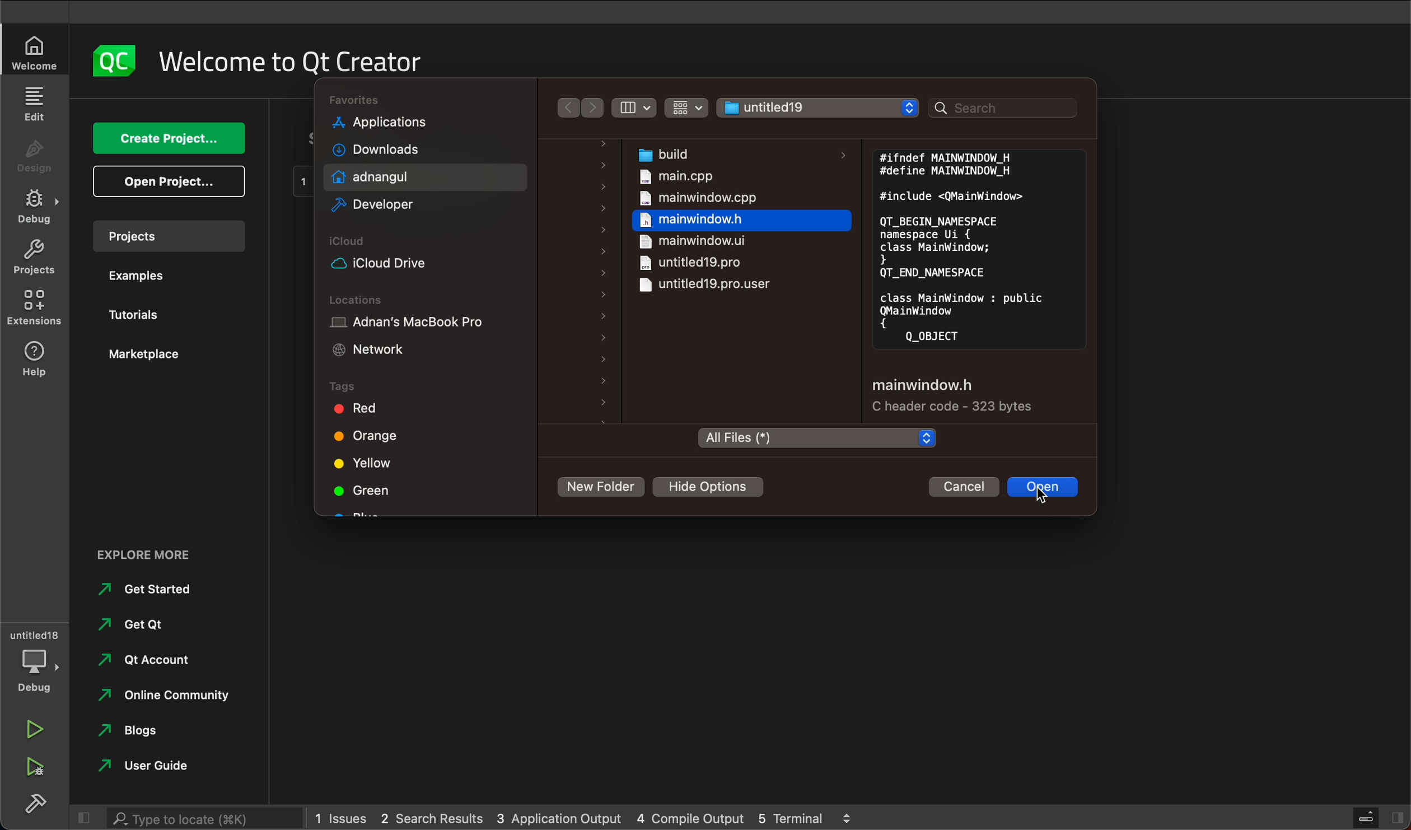 This screenshot has width=1411, height=830. What do you see at coordinates (36, 307) in the screenshot?
I see `extensions` at bounding box center [36, 307].